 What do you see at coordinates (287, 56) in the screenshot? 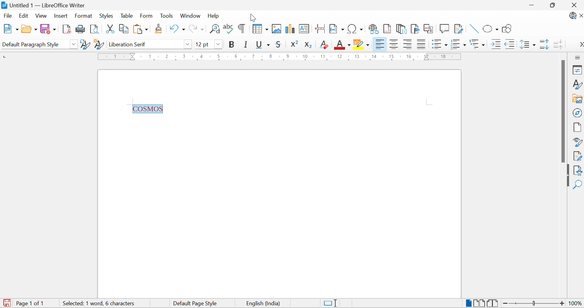
I see `9` at bounding box center [287, 56].